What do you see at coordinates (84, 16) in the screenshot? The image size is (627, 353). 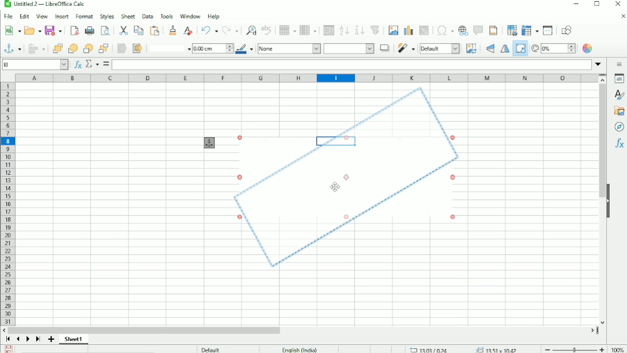 I see `Format` at bounding box center [84, 16].